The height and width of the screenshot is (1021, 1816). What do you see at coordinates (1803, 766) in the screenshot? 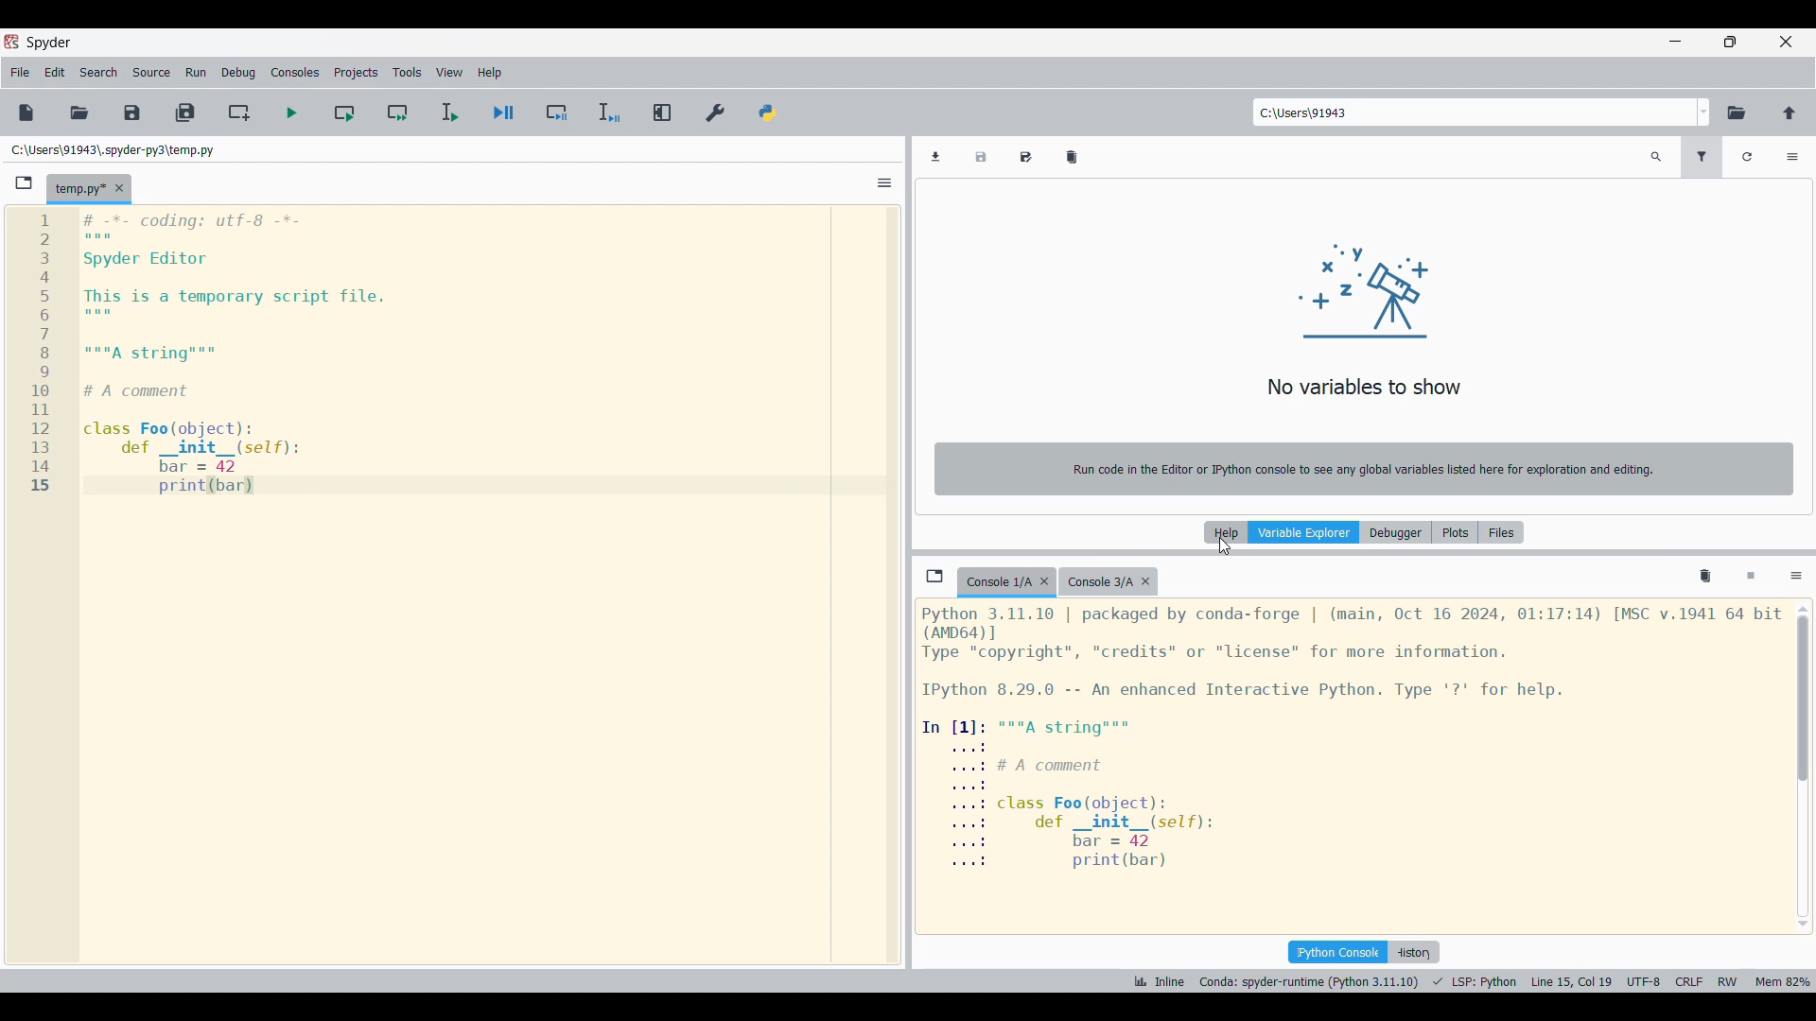
I see `Vertical slide bar` at bounding box center [1803, 766].